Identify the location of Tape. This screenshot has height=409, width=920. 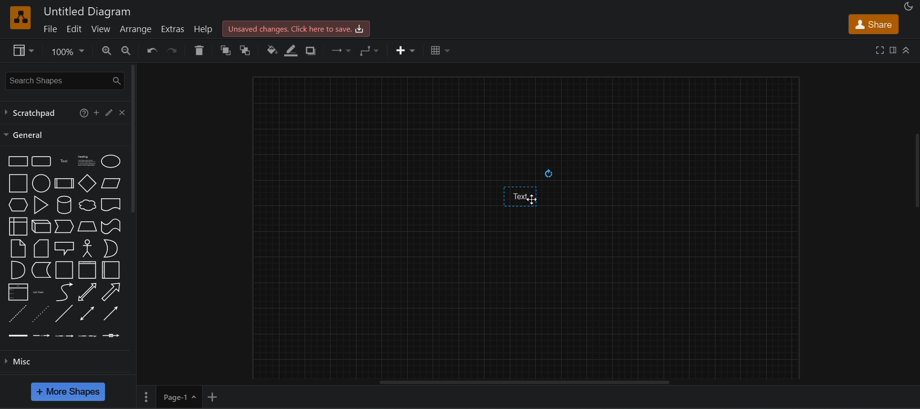
(111, 227).